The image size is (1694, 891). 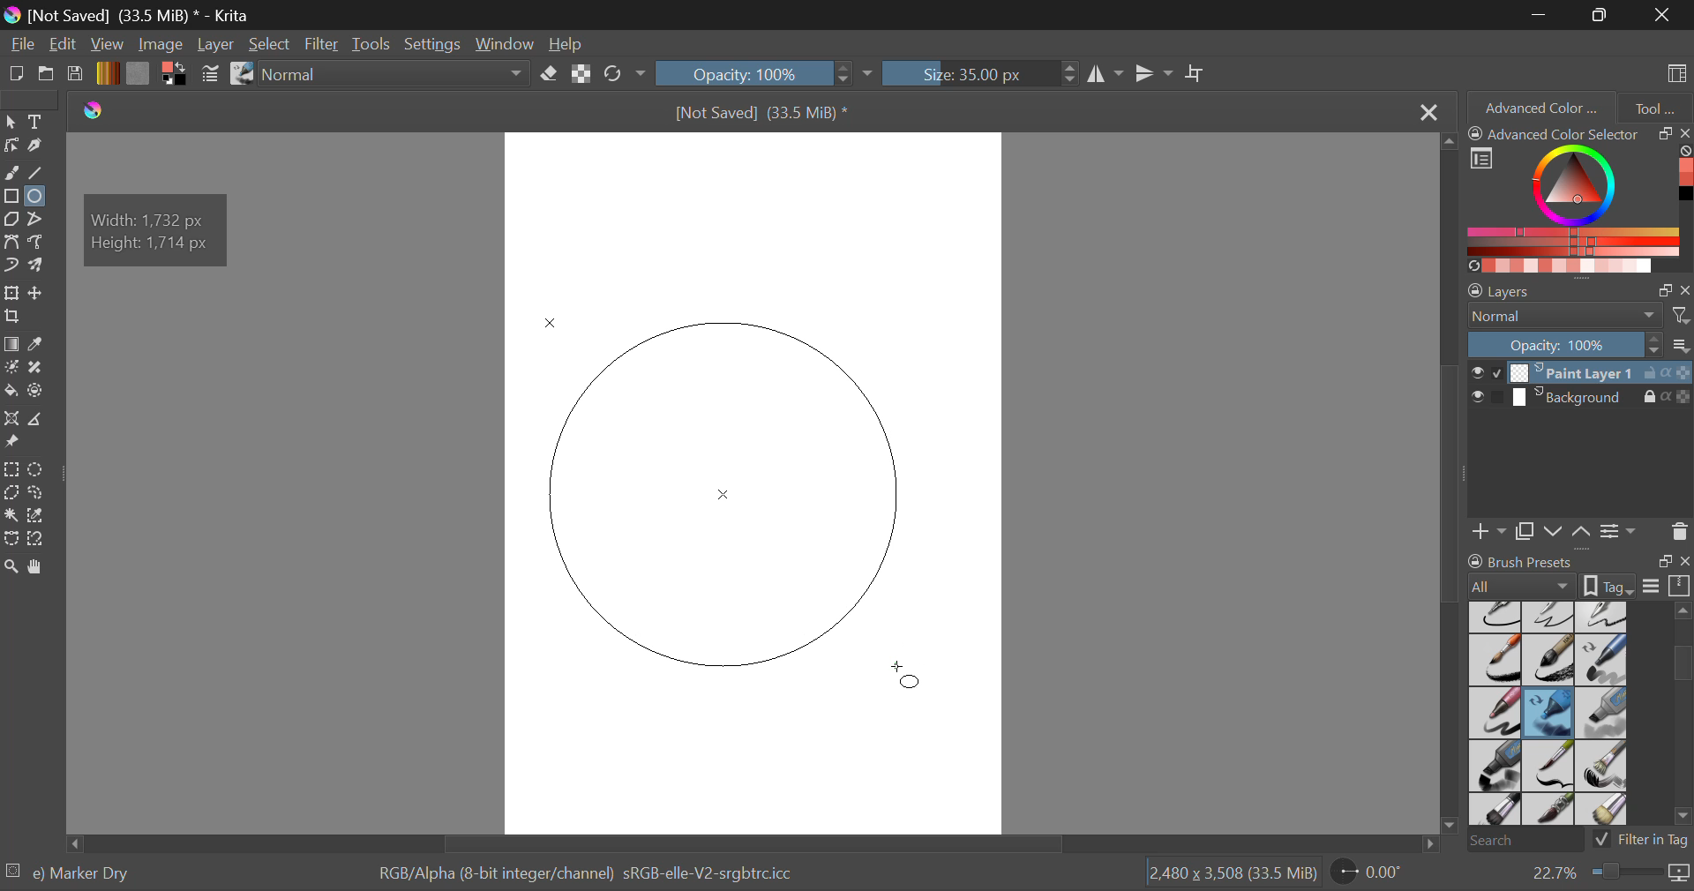 What do you see at coordinates (1105, 73) in the screenshot?
I see `Horizontal Mirror Tool` at bounding box center [1105, 73].